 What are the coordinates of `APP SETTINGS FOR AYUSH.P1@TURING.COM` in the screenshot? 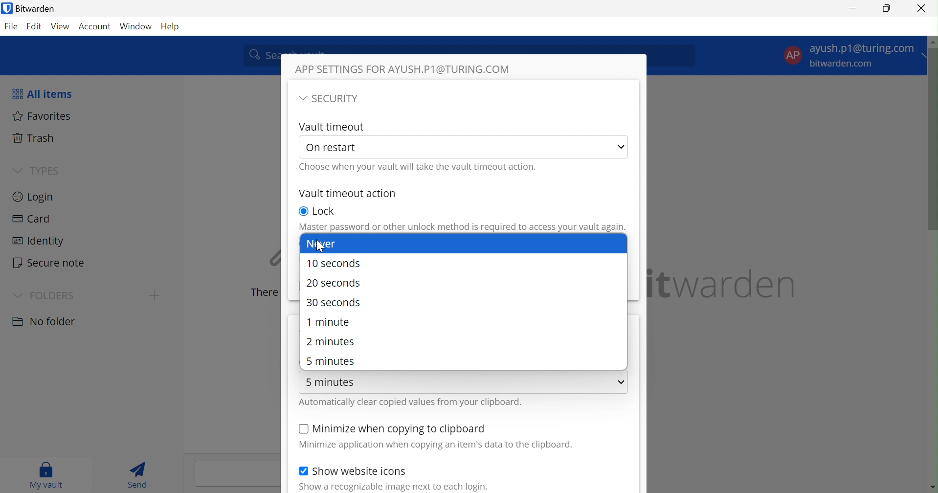 It's located at (402, 68).